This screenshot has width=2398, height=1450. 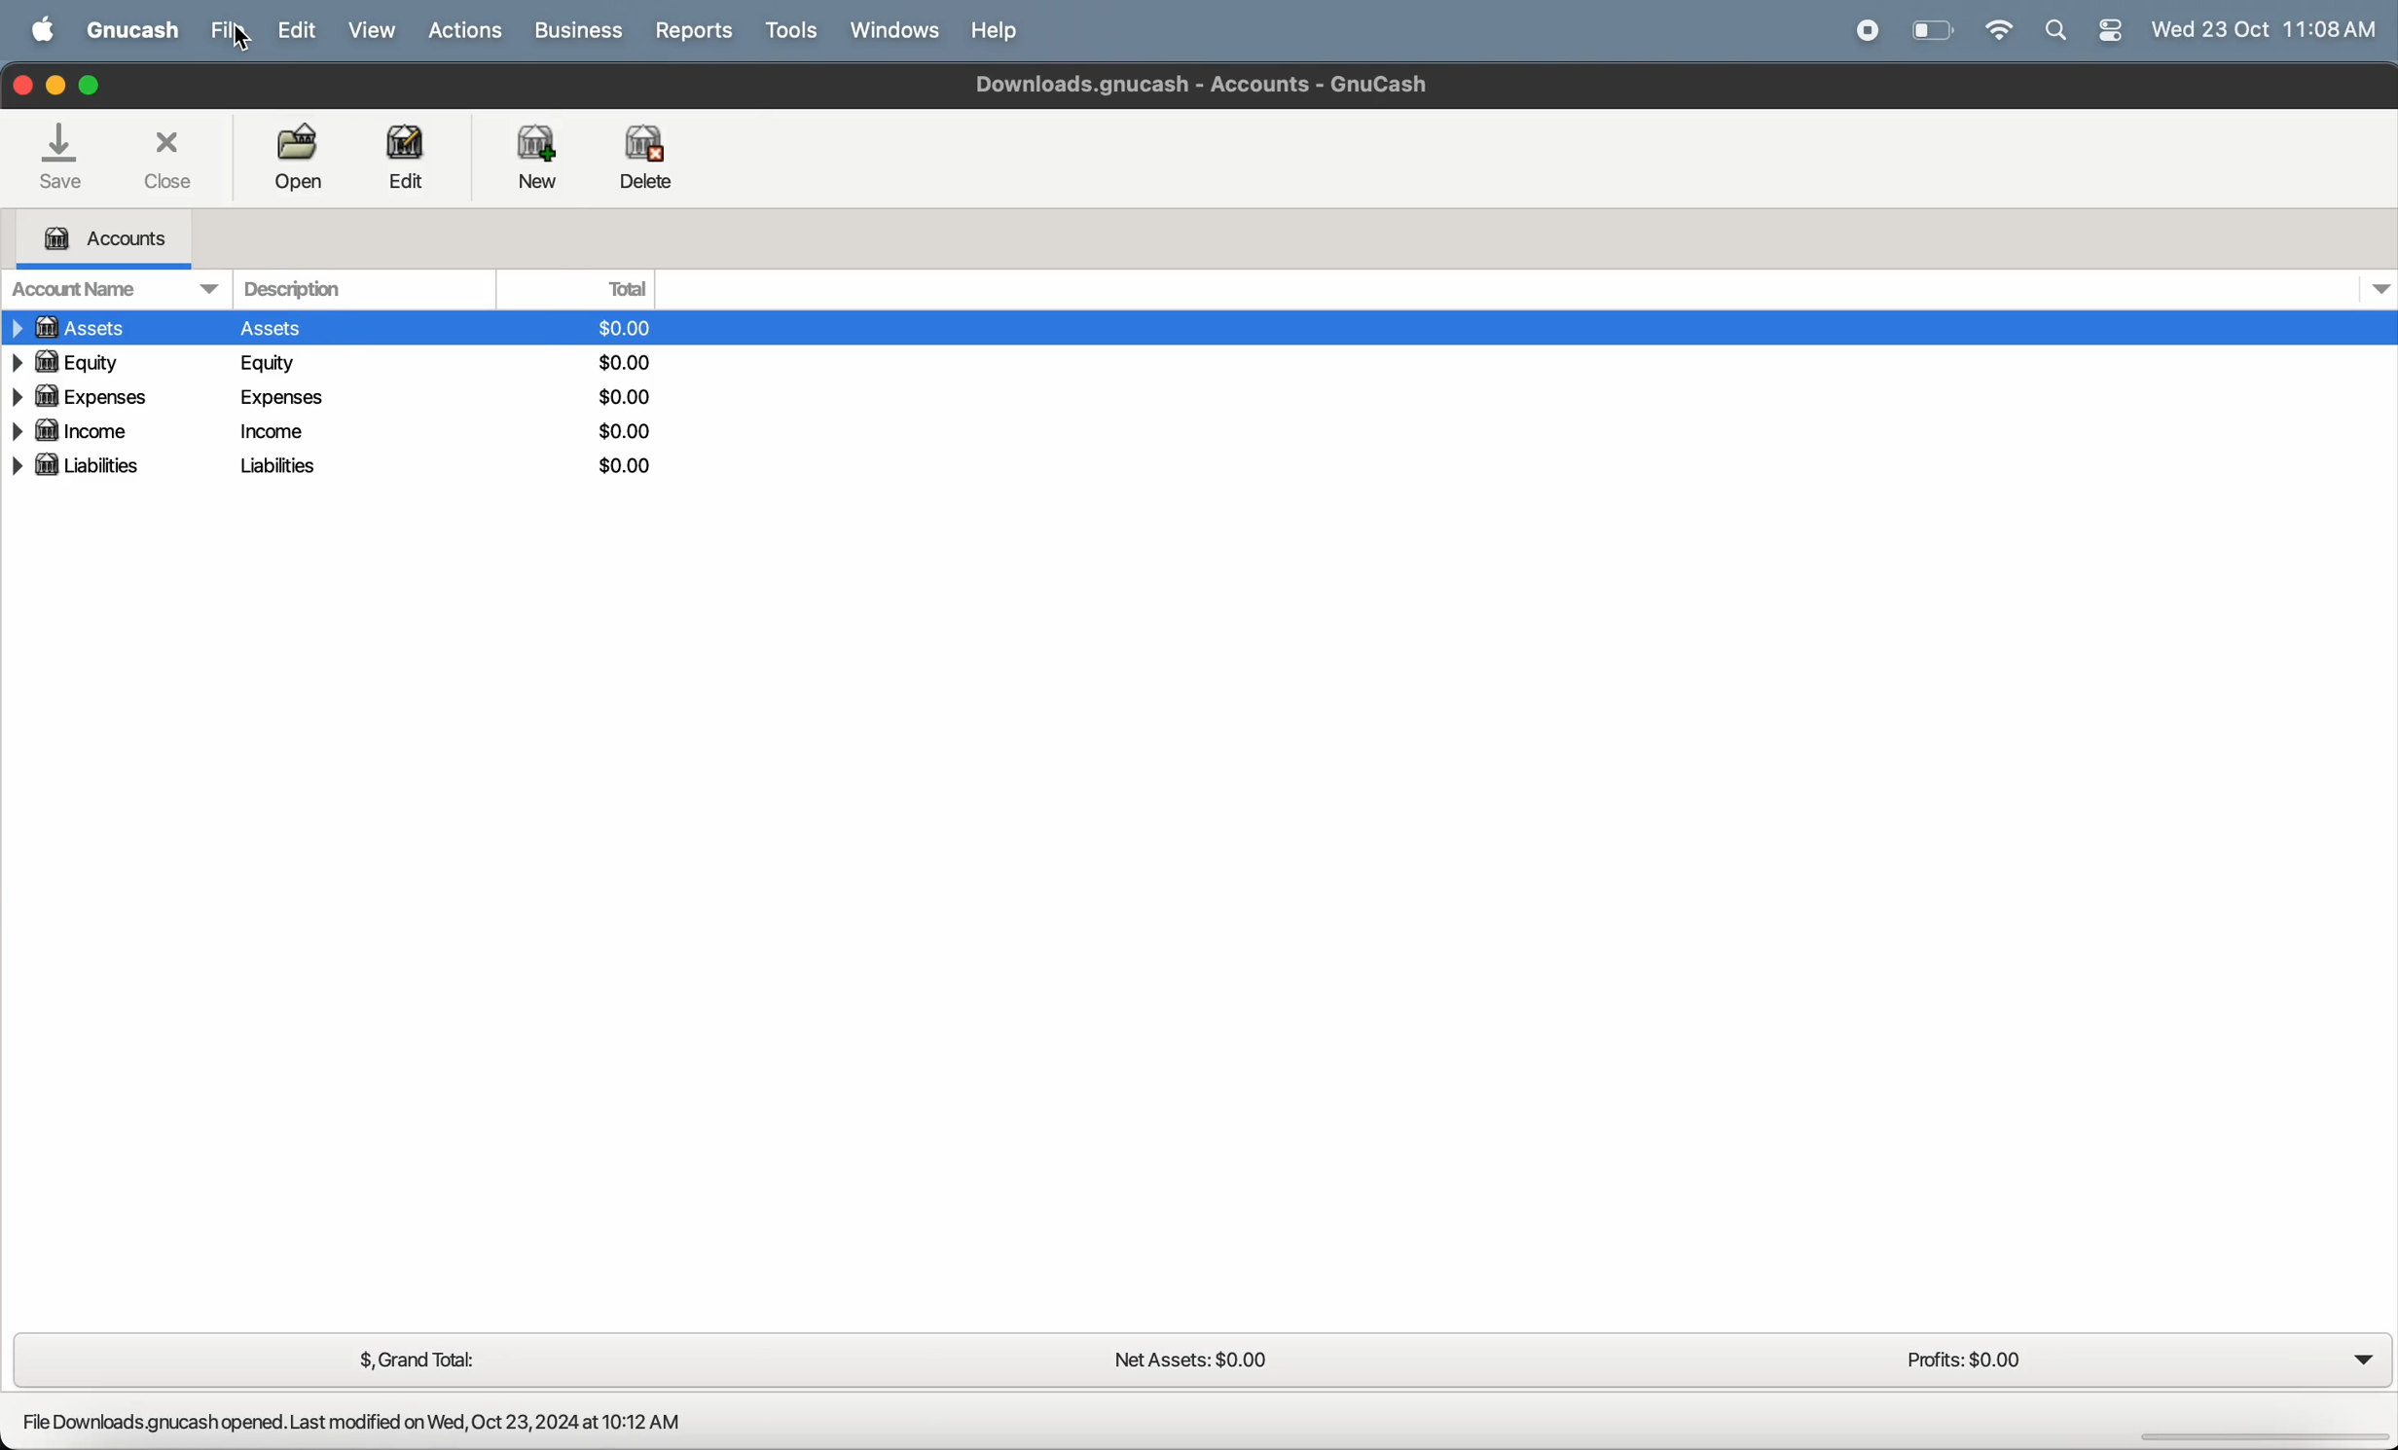 I want to click on dollars, so click(x=627, y=468).